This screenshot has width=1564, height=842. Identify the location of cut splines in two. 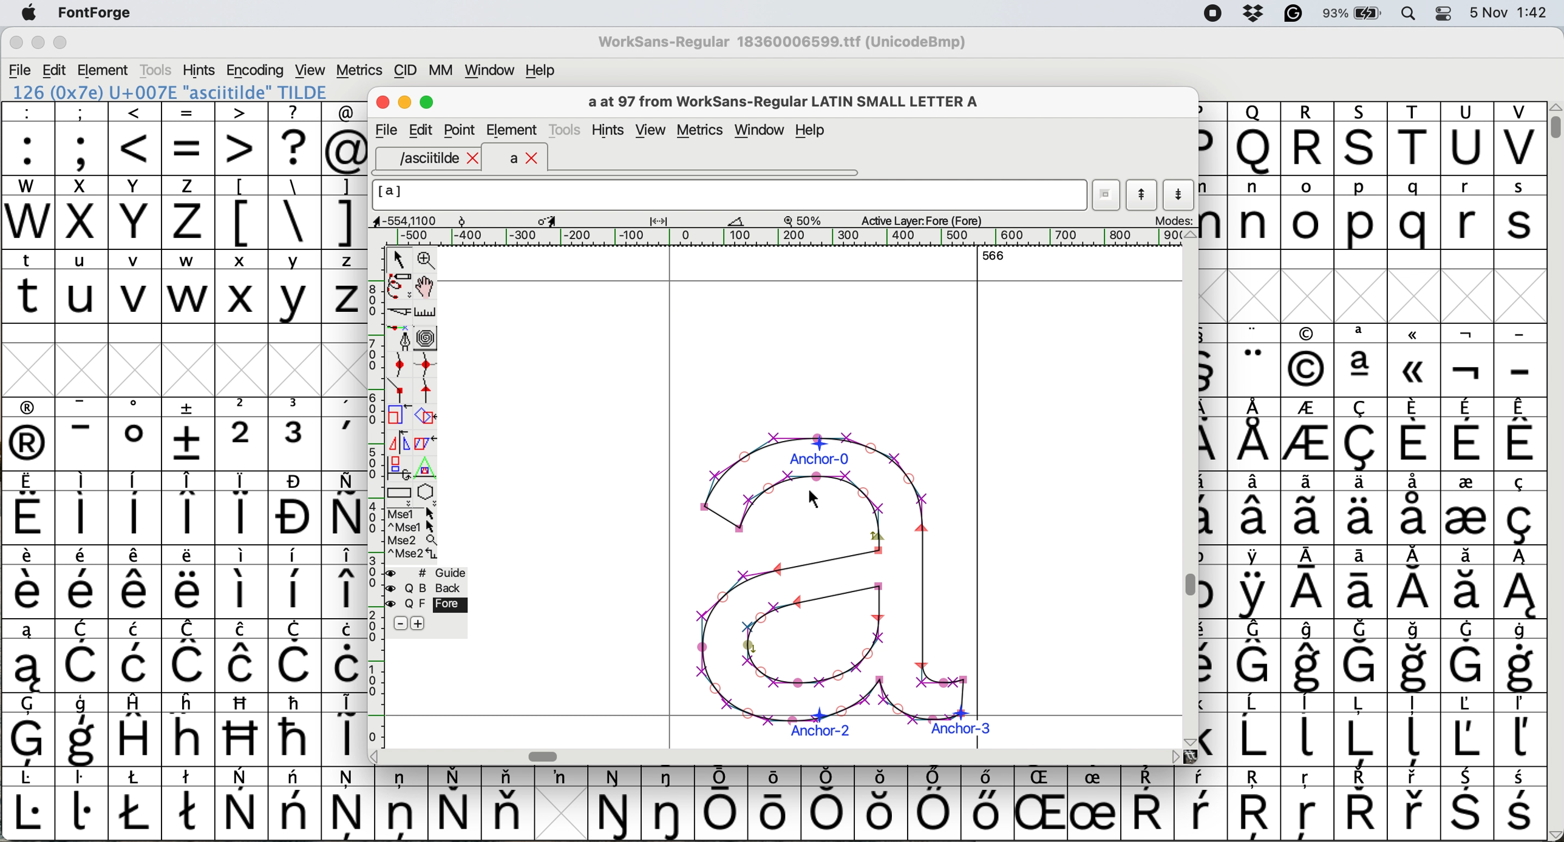
(400, 313).